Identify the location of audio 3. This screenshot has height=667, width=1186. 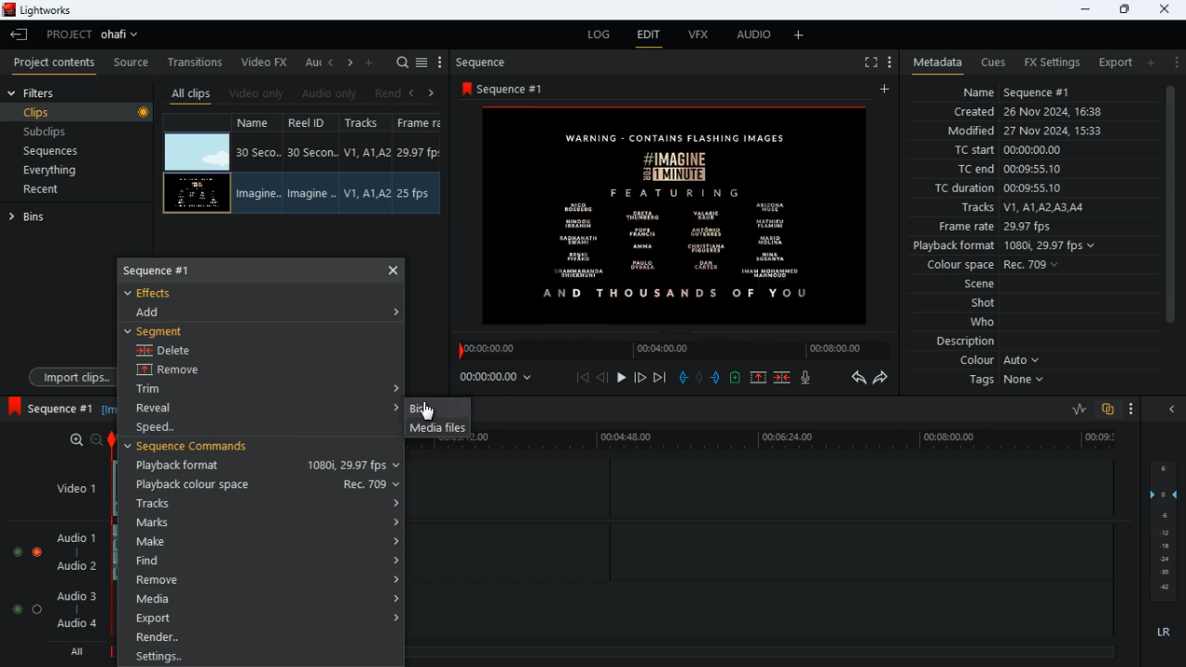
(78, 597).